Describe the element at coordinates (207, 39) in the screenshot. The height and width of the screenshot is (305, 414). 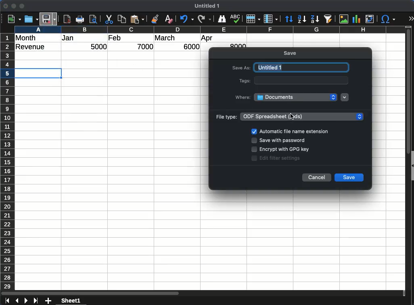
I see `apr` at that location.